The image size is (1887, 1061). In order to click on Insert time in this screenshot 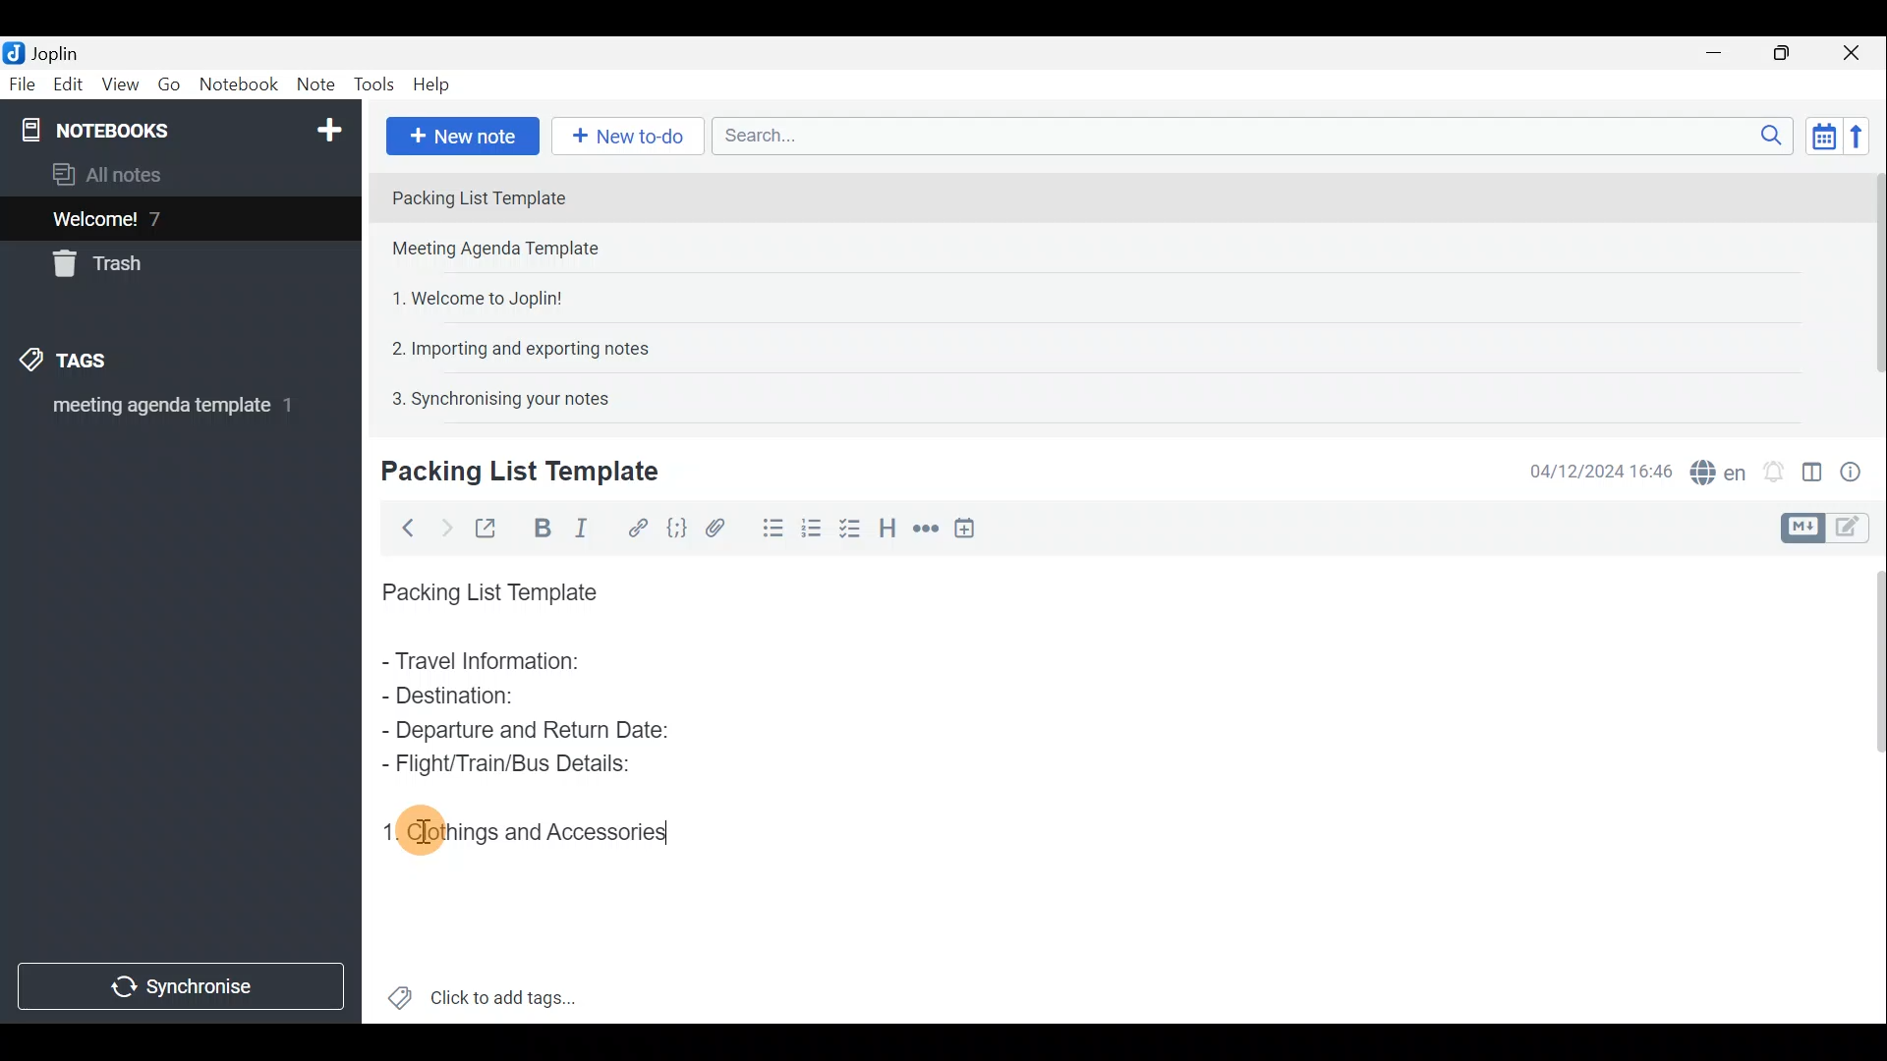, I will do `click(971, 528)`.